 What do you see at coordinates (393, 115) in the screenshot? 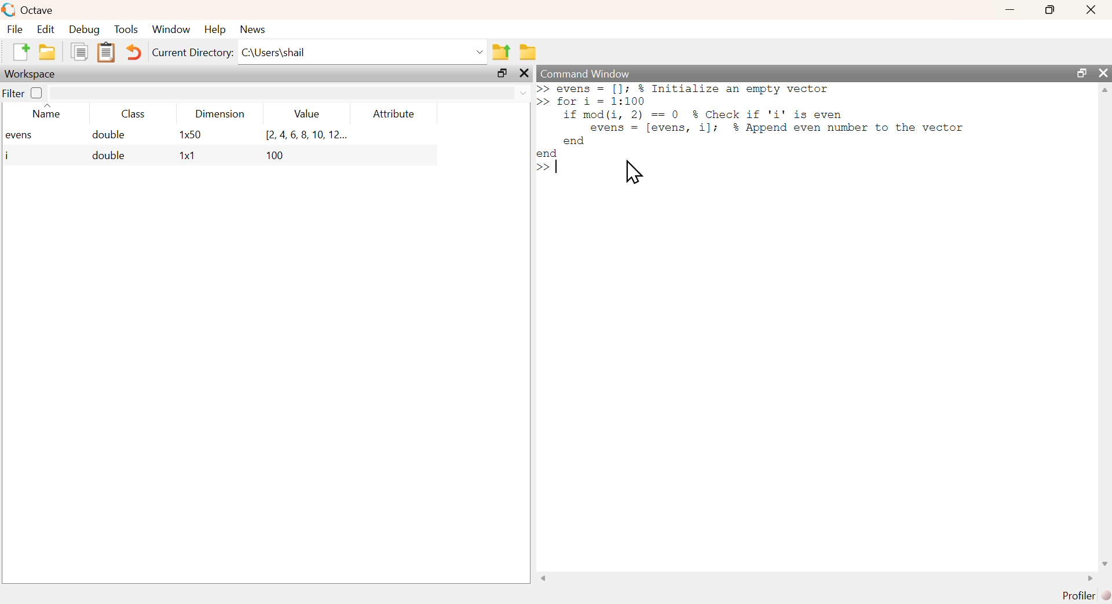
I see `attribute` at bounding box center [393, 115].